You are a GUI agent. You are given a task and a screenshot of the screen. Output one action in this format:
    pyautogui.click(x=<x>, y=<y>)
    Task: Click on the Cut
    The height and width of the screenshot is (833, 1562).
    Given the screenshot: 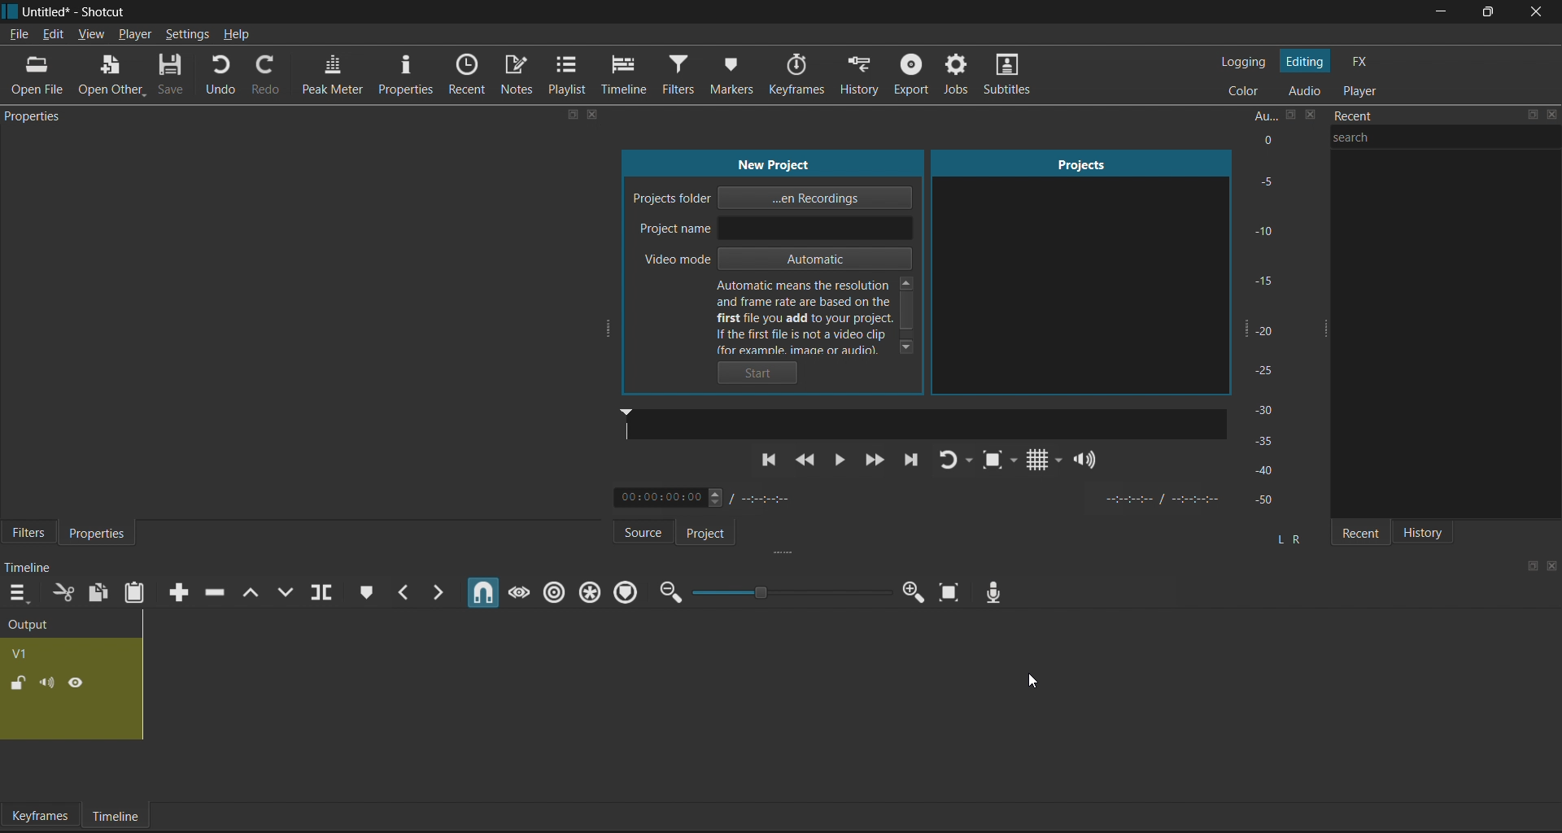 What is the action you would take?
    pyautogui.click(x=63, y=595)
    